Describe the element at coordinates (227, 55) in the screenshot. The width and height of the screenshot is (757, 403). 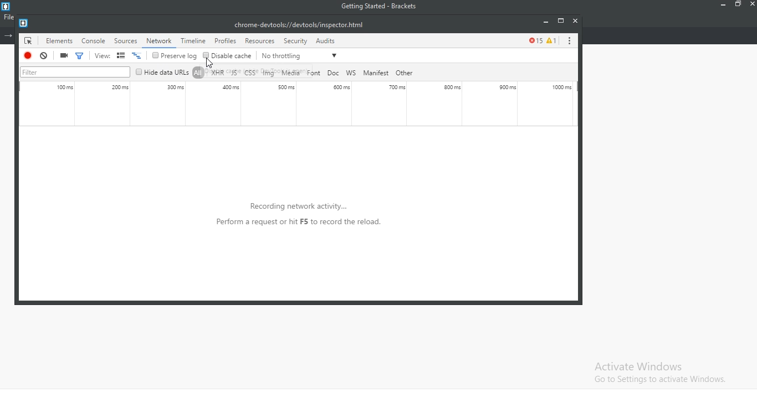
I see `disable cache` at that location.